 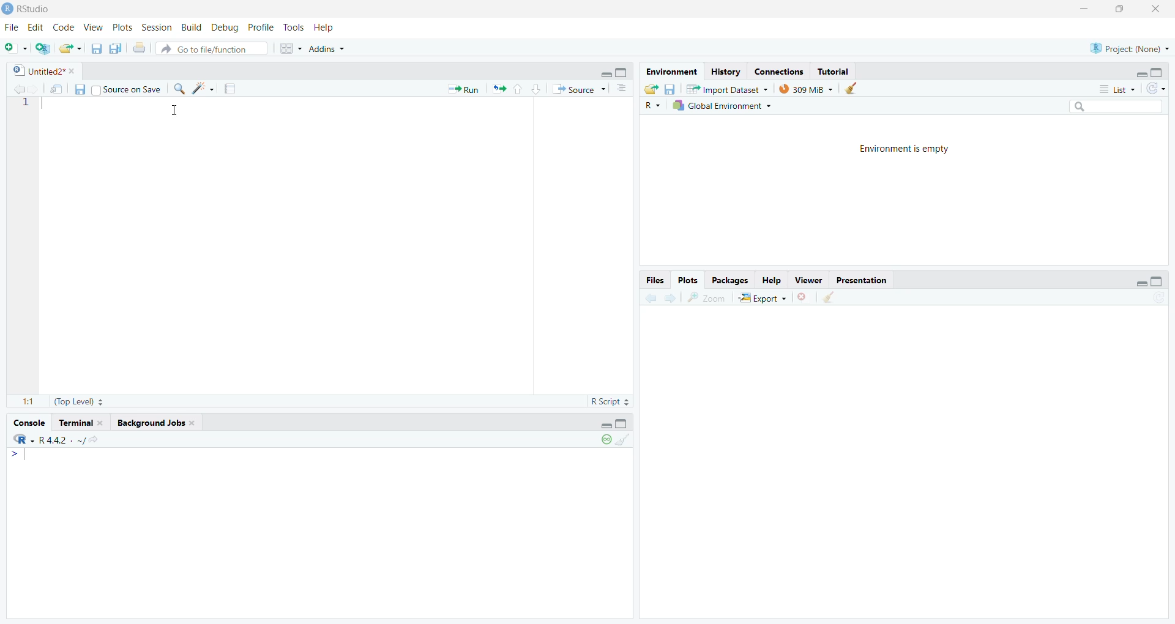 What do you see at coordinates (707, 299) in the screenshot?
I see `zoom` at bounding box center [707, 299].